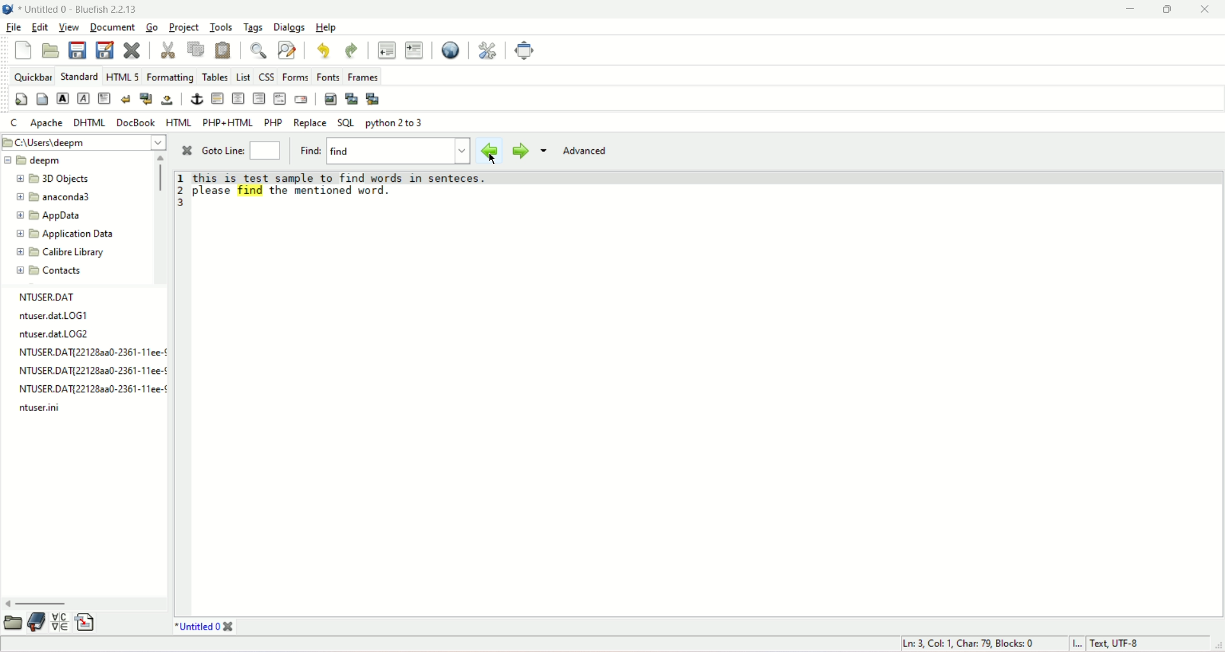  Describe the element at coordinates (83, 100) in the screenshot. I see `emphasis` at that location.